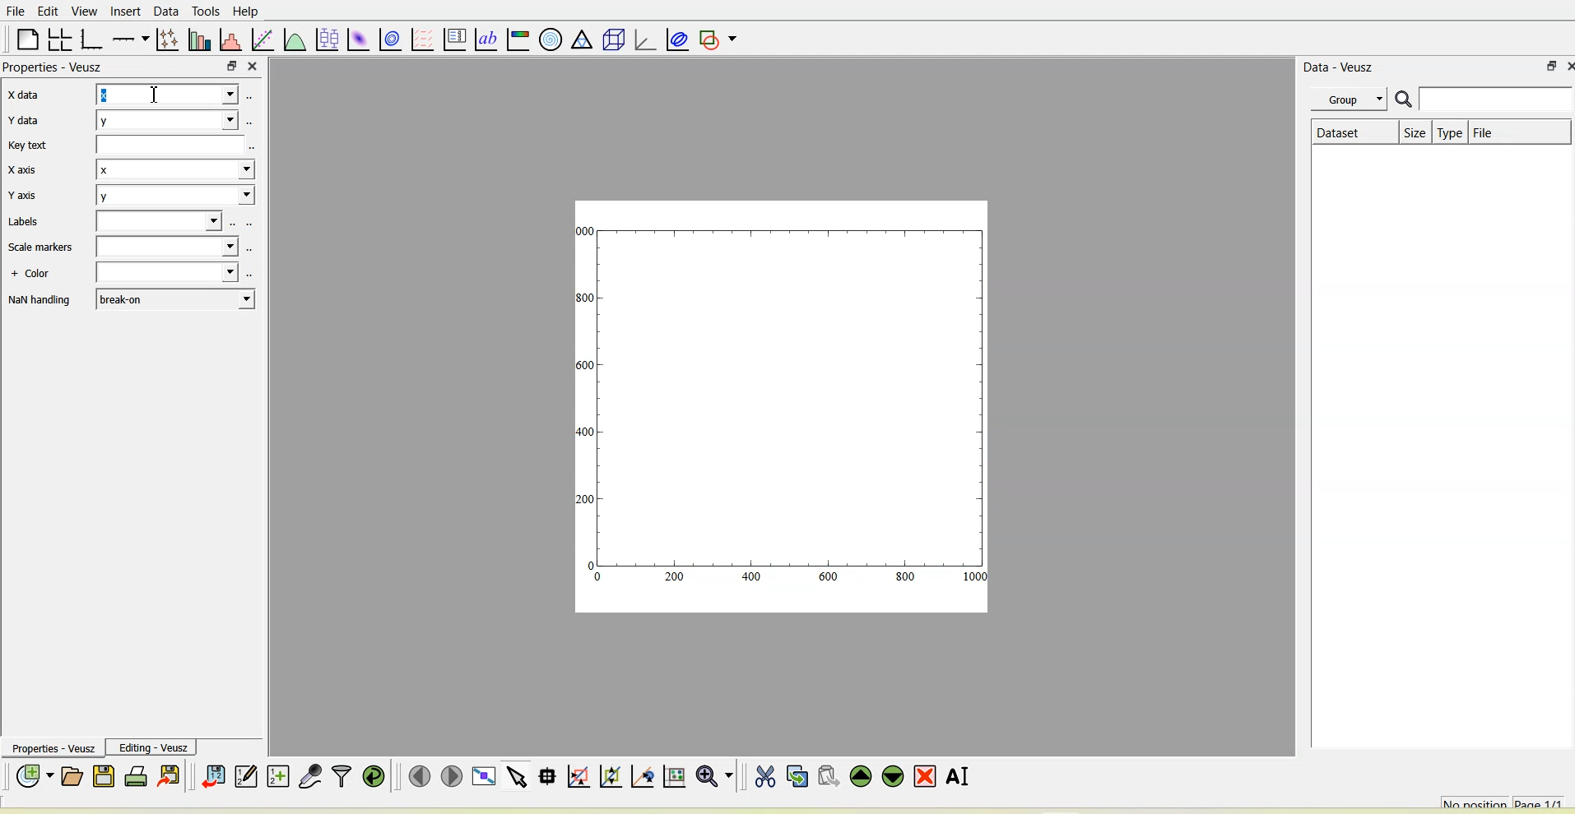 The height and width of the screenshot is (814, 1575). Describe the element at coordinates (278, 776) in the screenshot. I see `Create new datasets using ranges, parametrically or as functions of existing datasets` at that location.